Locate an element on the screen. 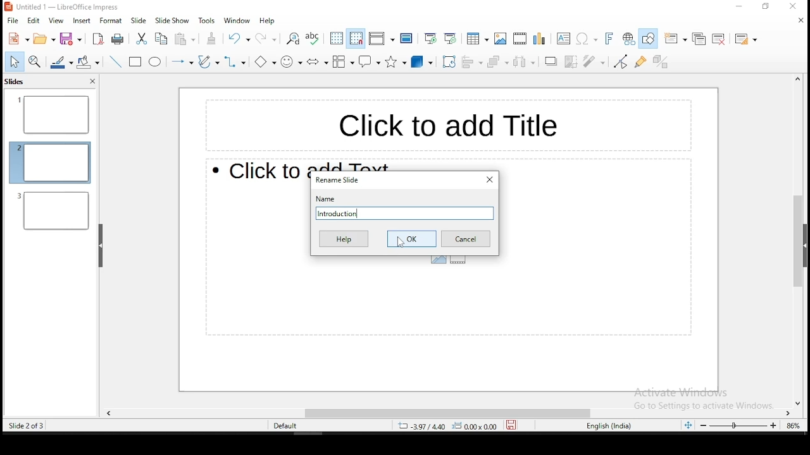 Image resolution: width=810 pixels, height=455 pixels. slide is located at coordinates (139, 21).